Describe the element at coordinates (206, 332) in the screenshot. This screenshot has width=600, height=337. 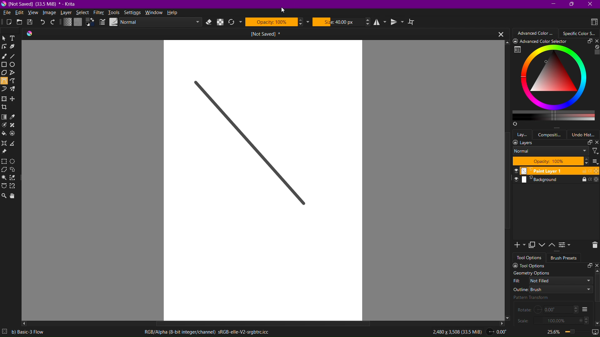
I see `RGB/Alpha(8-bit integer/channel)` at that location.